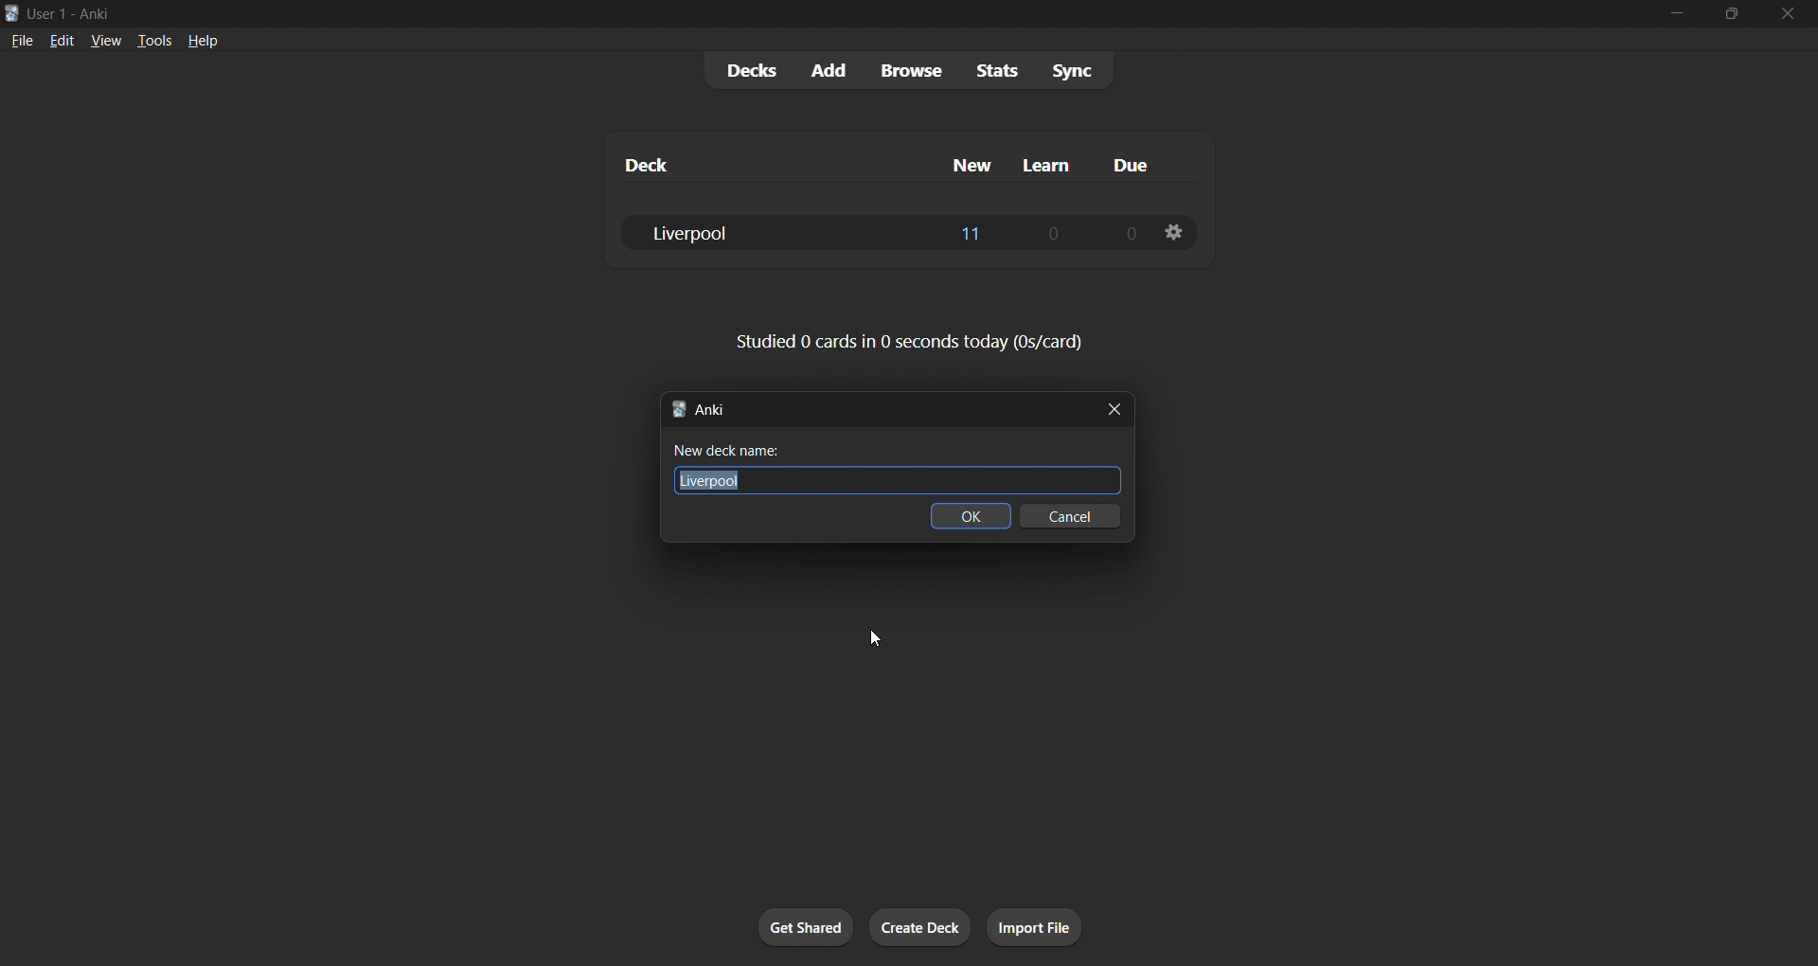 This screenshot has height=966, width=1818. I want to click on close, so click(1791, 14).